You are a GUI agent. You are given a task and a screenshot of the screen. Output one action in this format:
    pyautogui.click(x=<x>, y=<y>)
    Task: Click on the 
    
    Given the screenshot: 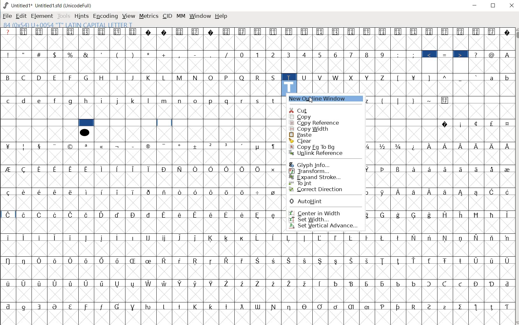 What is the action you would take?
    pyautogui.click(x=367, y=306)
    